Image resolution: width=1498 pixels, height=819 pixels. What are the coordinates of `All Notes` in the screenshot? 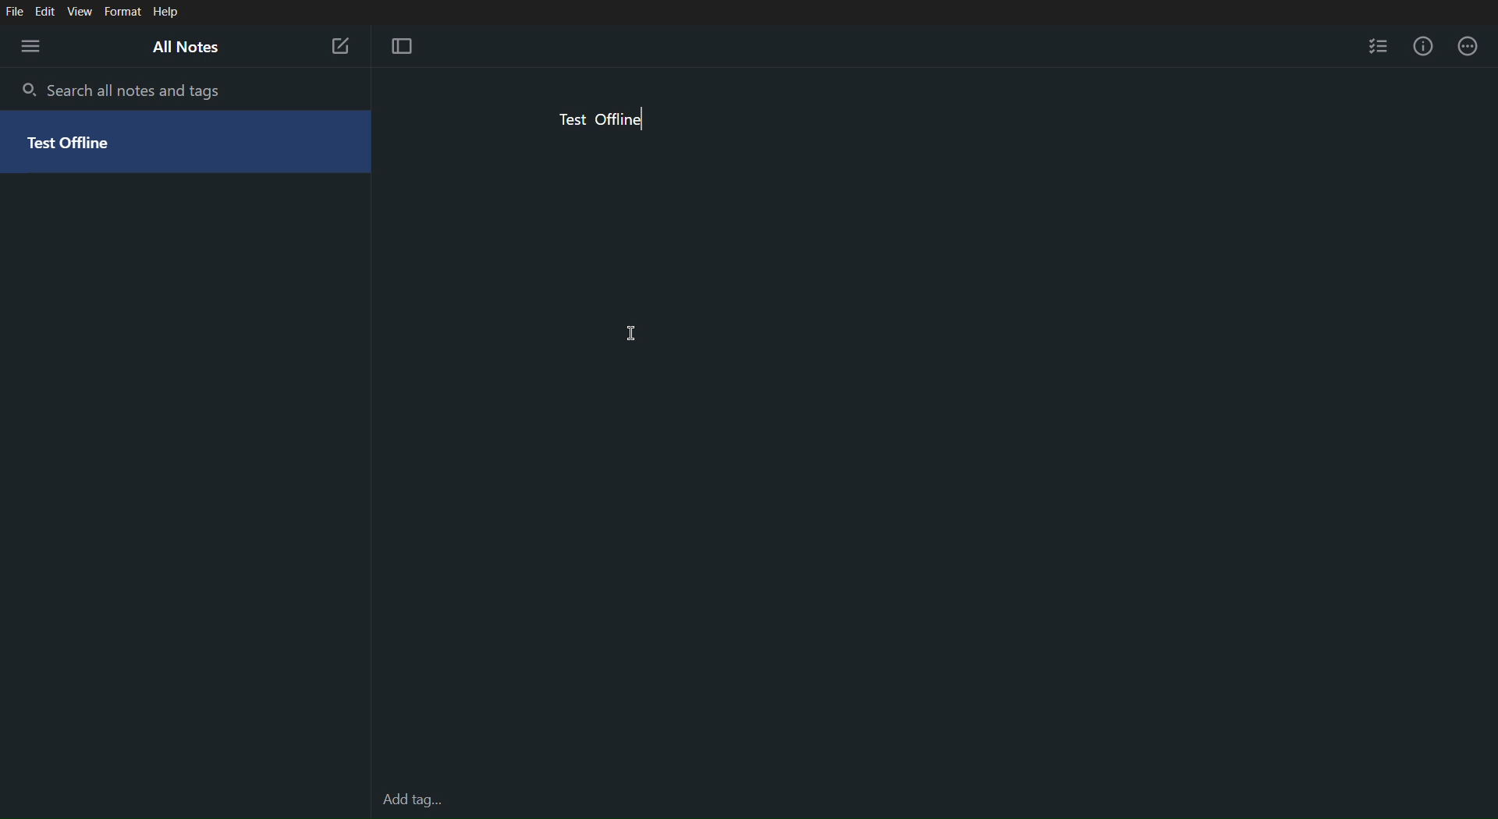 It's located at (193, 48).